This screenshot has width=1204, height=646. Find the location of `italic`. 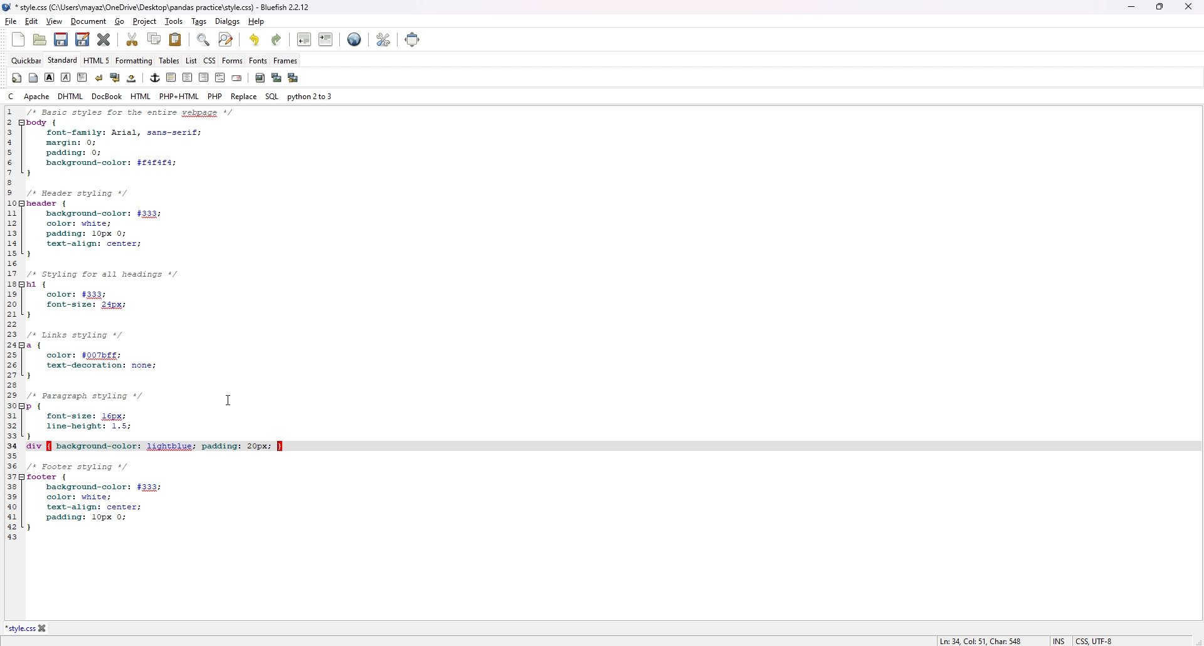

italic is located at coordinates (66, 78).